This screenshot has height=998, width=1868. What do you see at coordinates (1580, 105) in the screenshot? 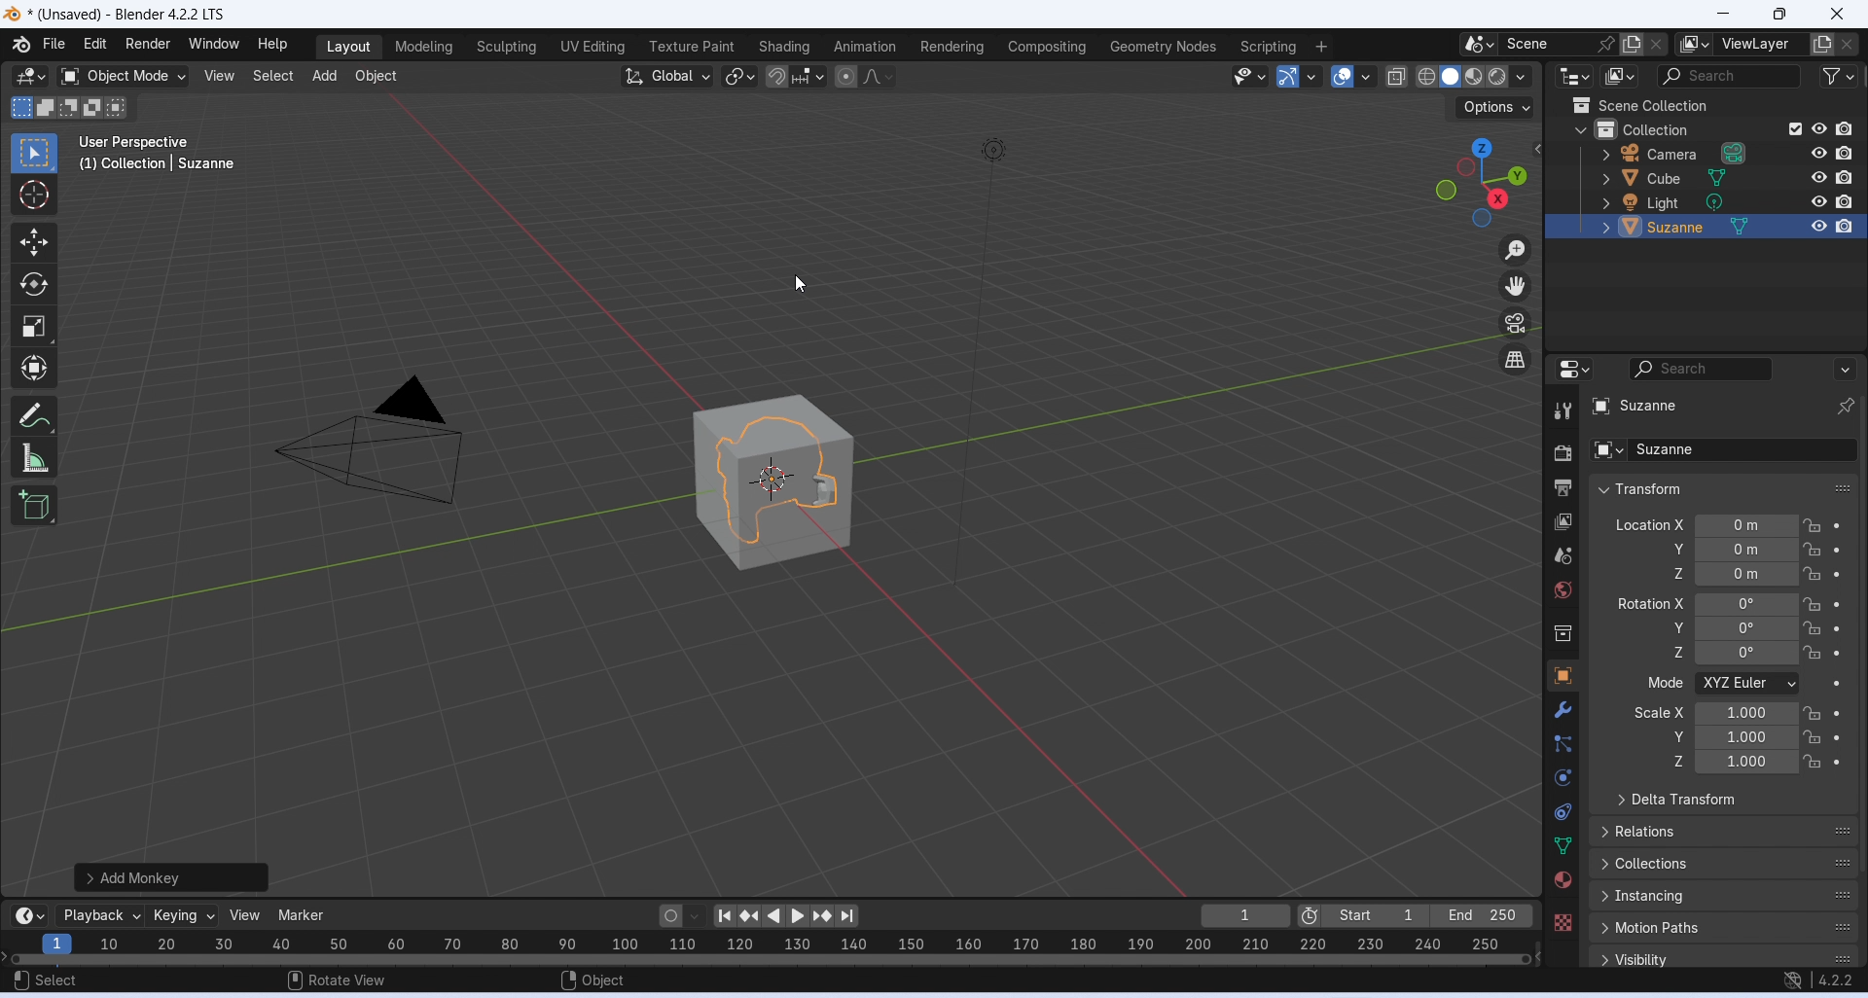
I see `icon` at bounding box center [1580, 105].